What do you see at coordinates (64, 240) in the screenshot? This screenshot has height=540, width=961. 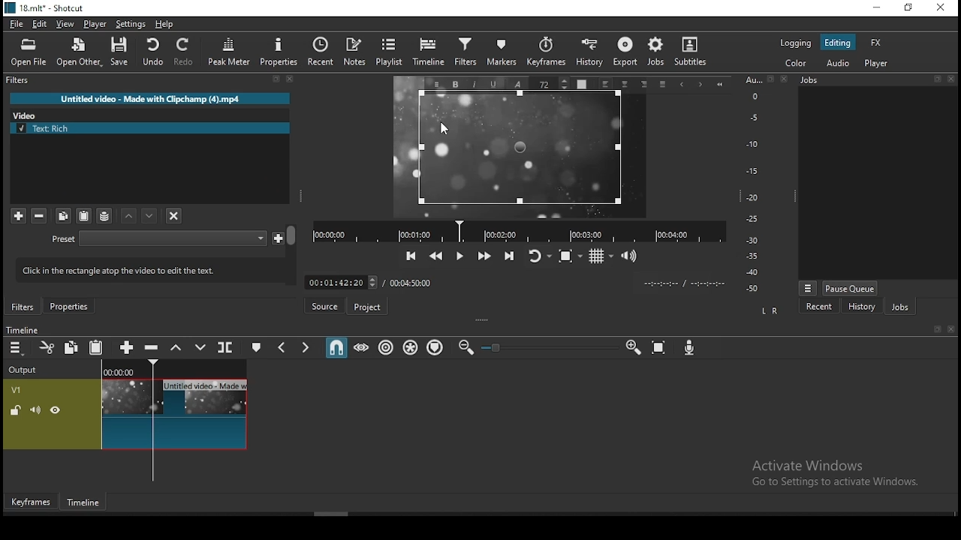 I see `Preset` at bounding box center [64, 240].